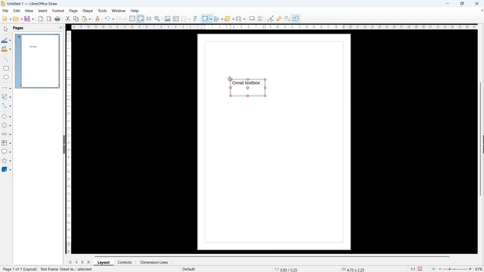 This screenshot has height=272, width=484. What do you see at coordinates (88, 11) in the screenshot?
I see `shape` at bounding box center [88, 11].